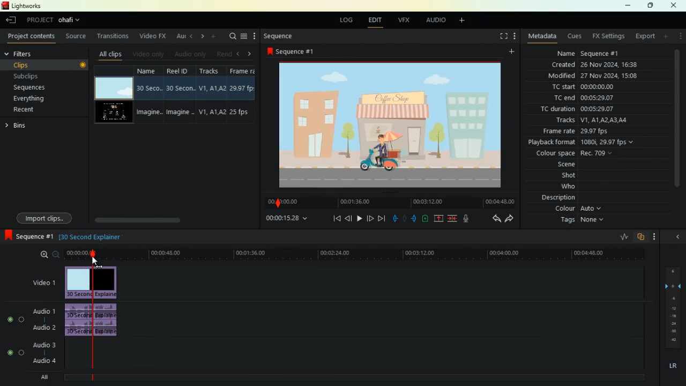 The width and height of the screenshot is (686, 386). I want to click on maximize, so click(651, 6).